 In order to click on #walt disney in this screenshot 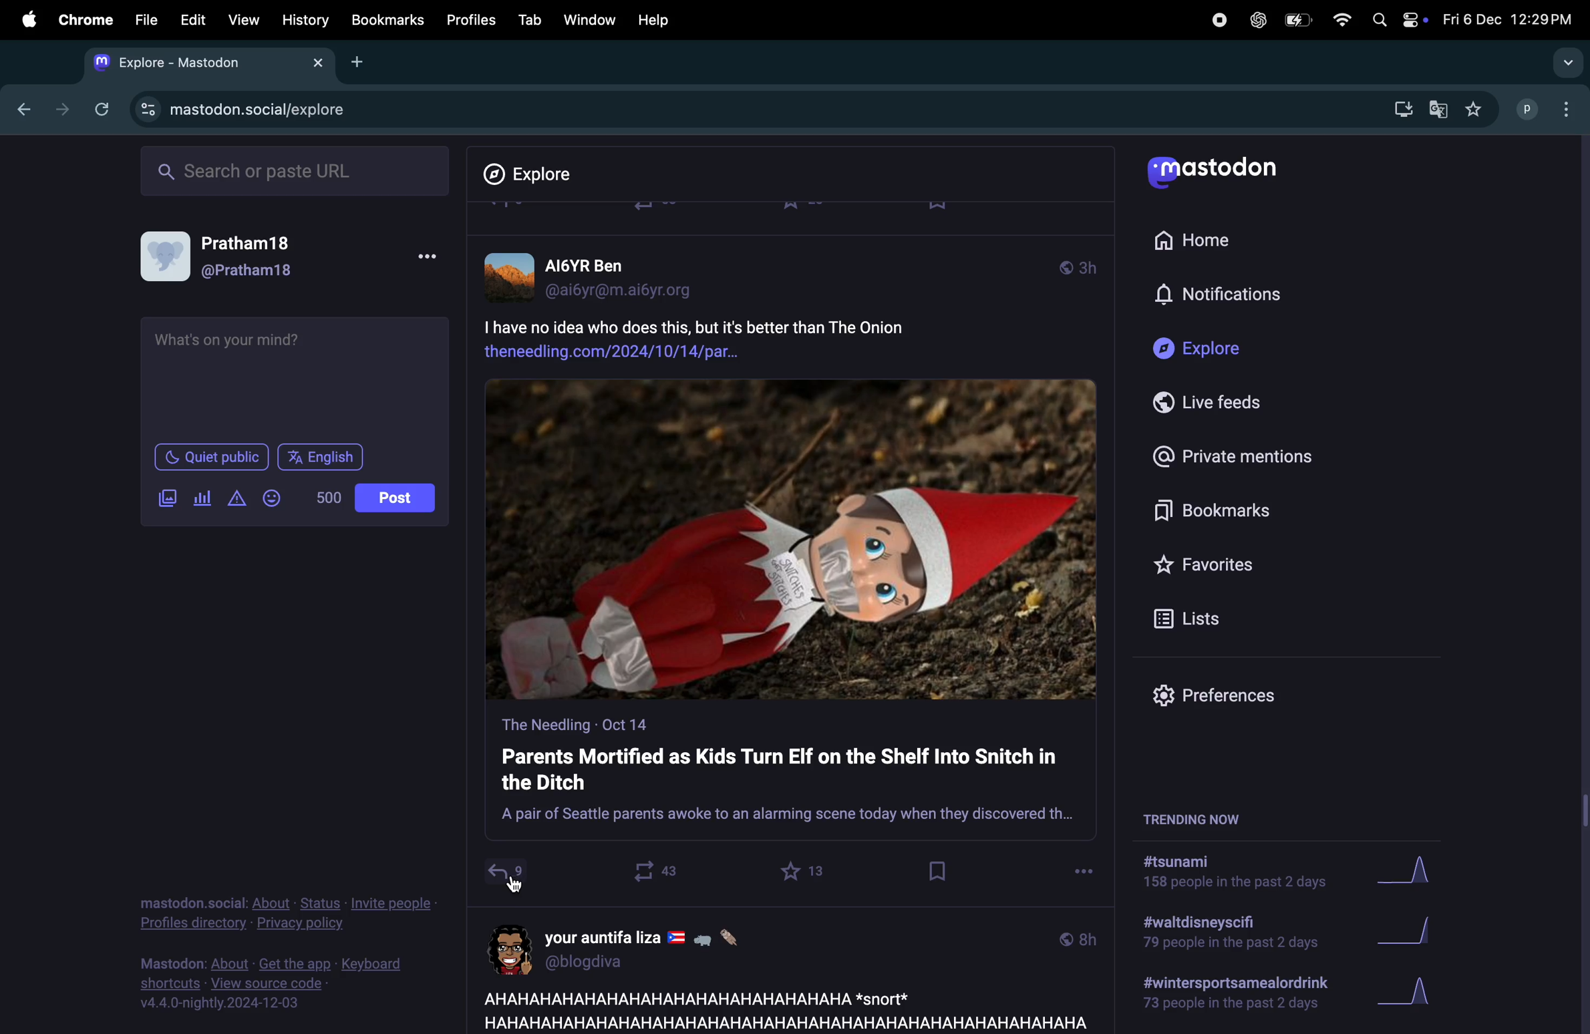, I will do `click(1227, 936)`.